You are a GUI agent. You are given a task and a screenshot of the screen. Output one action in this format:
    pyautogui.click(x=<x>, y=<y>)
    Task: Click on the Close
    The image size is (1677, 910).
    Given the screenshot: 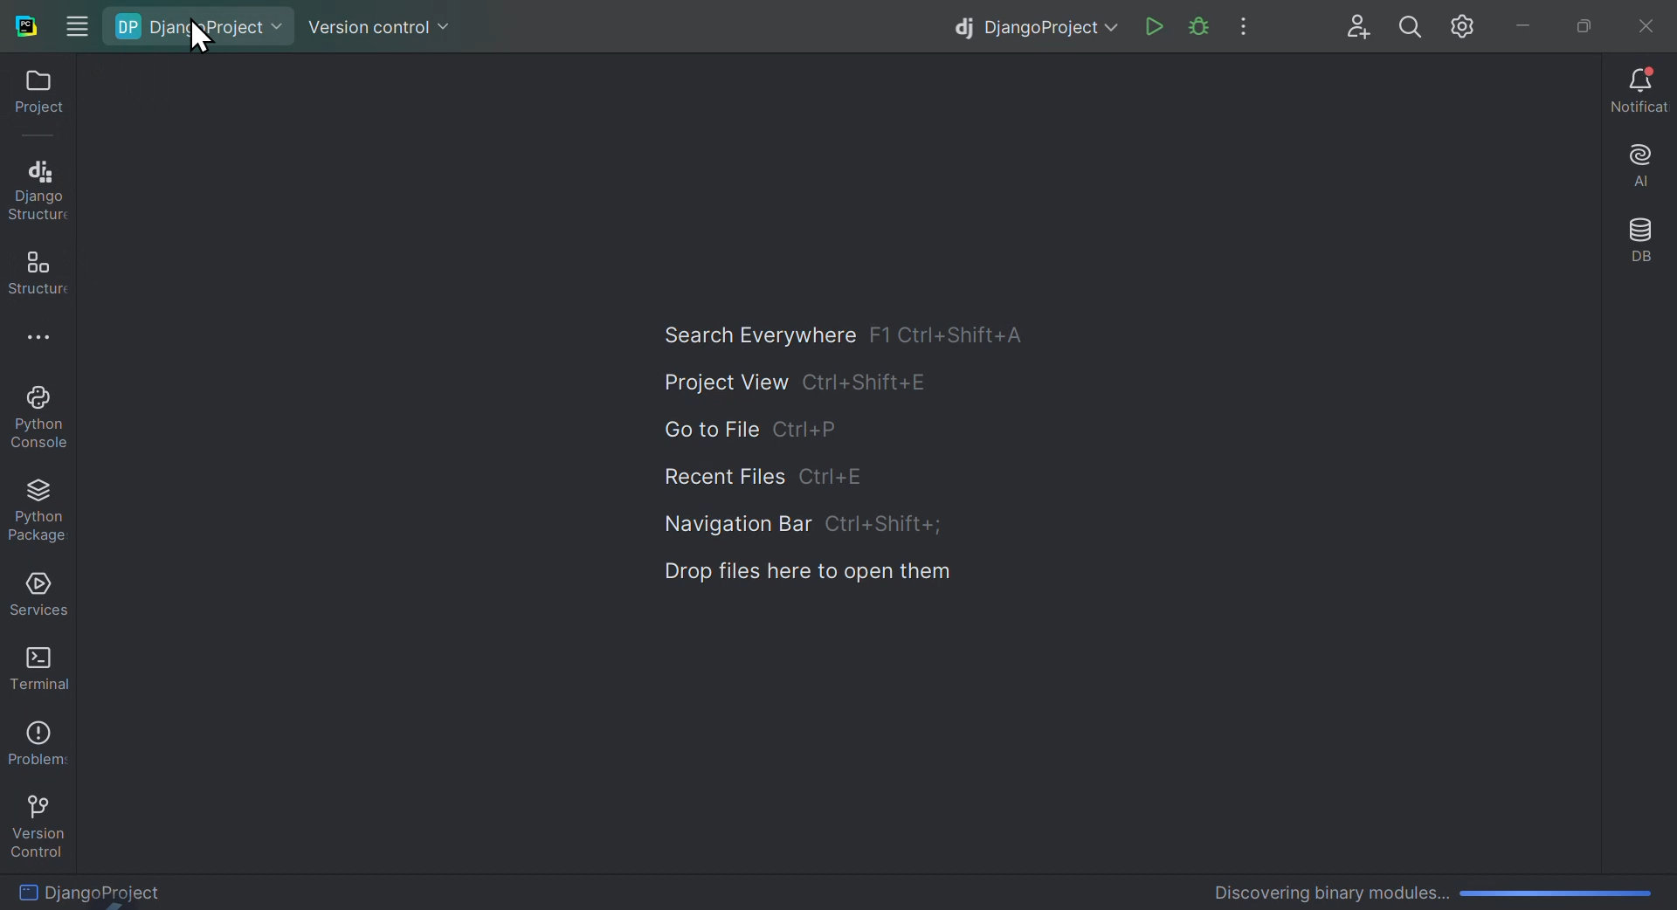 What is the action you would take?
    pyautogui.click(x=1642, y=23)
    